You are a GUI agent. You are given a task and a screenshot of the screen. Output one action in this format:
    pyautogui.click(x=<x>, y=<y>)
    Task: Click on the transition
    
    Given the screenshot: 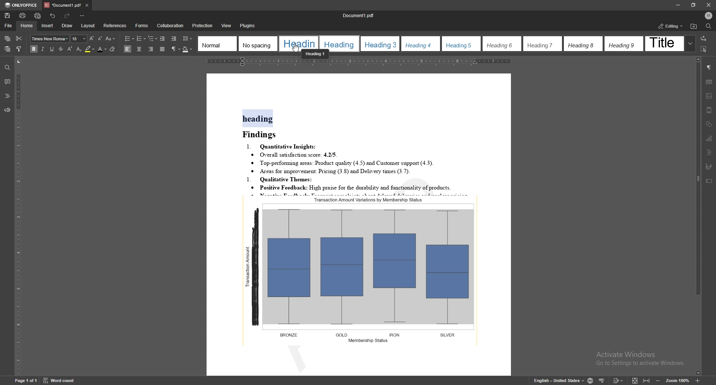 What is the action you would take?
    pyautogui.click(x=703, y=39)
    